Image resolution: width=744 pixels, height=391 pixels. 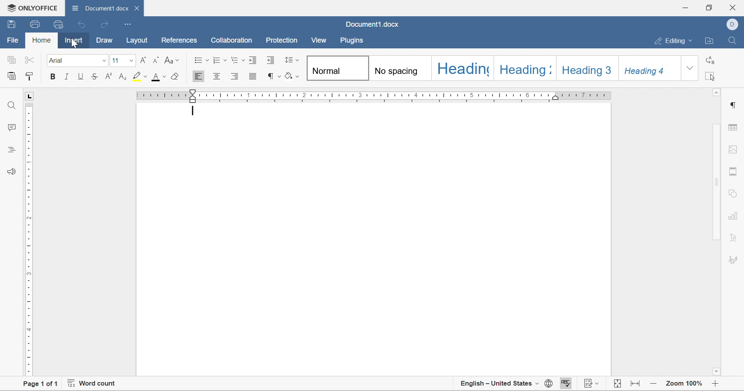 What do you see at coordinates (238, 60) in the screenshot?
I see `Multi level list` at bounding box center [238, 60].